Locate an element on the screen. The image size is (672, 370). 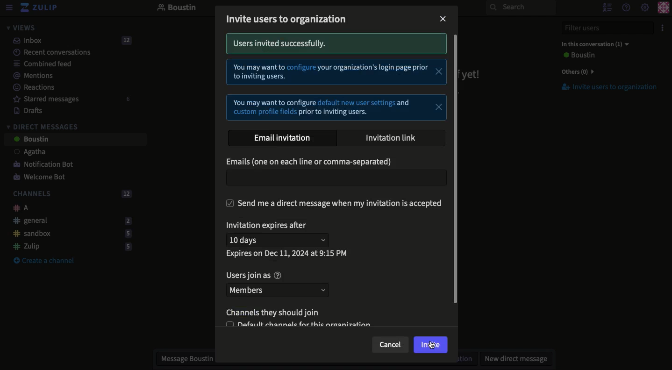
Others is located at coordinates (576, 71).